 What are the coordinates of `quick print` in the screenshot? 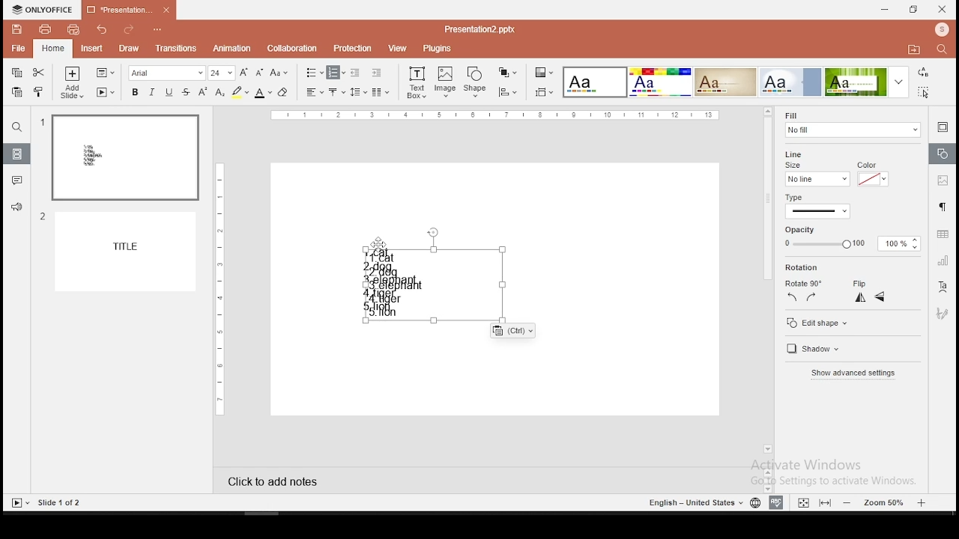 It's located at (73, 29).